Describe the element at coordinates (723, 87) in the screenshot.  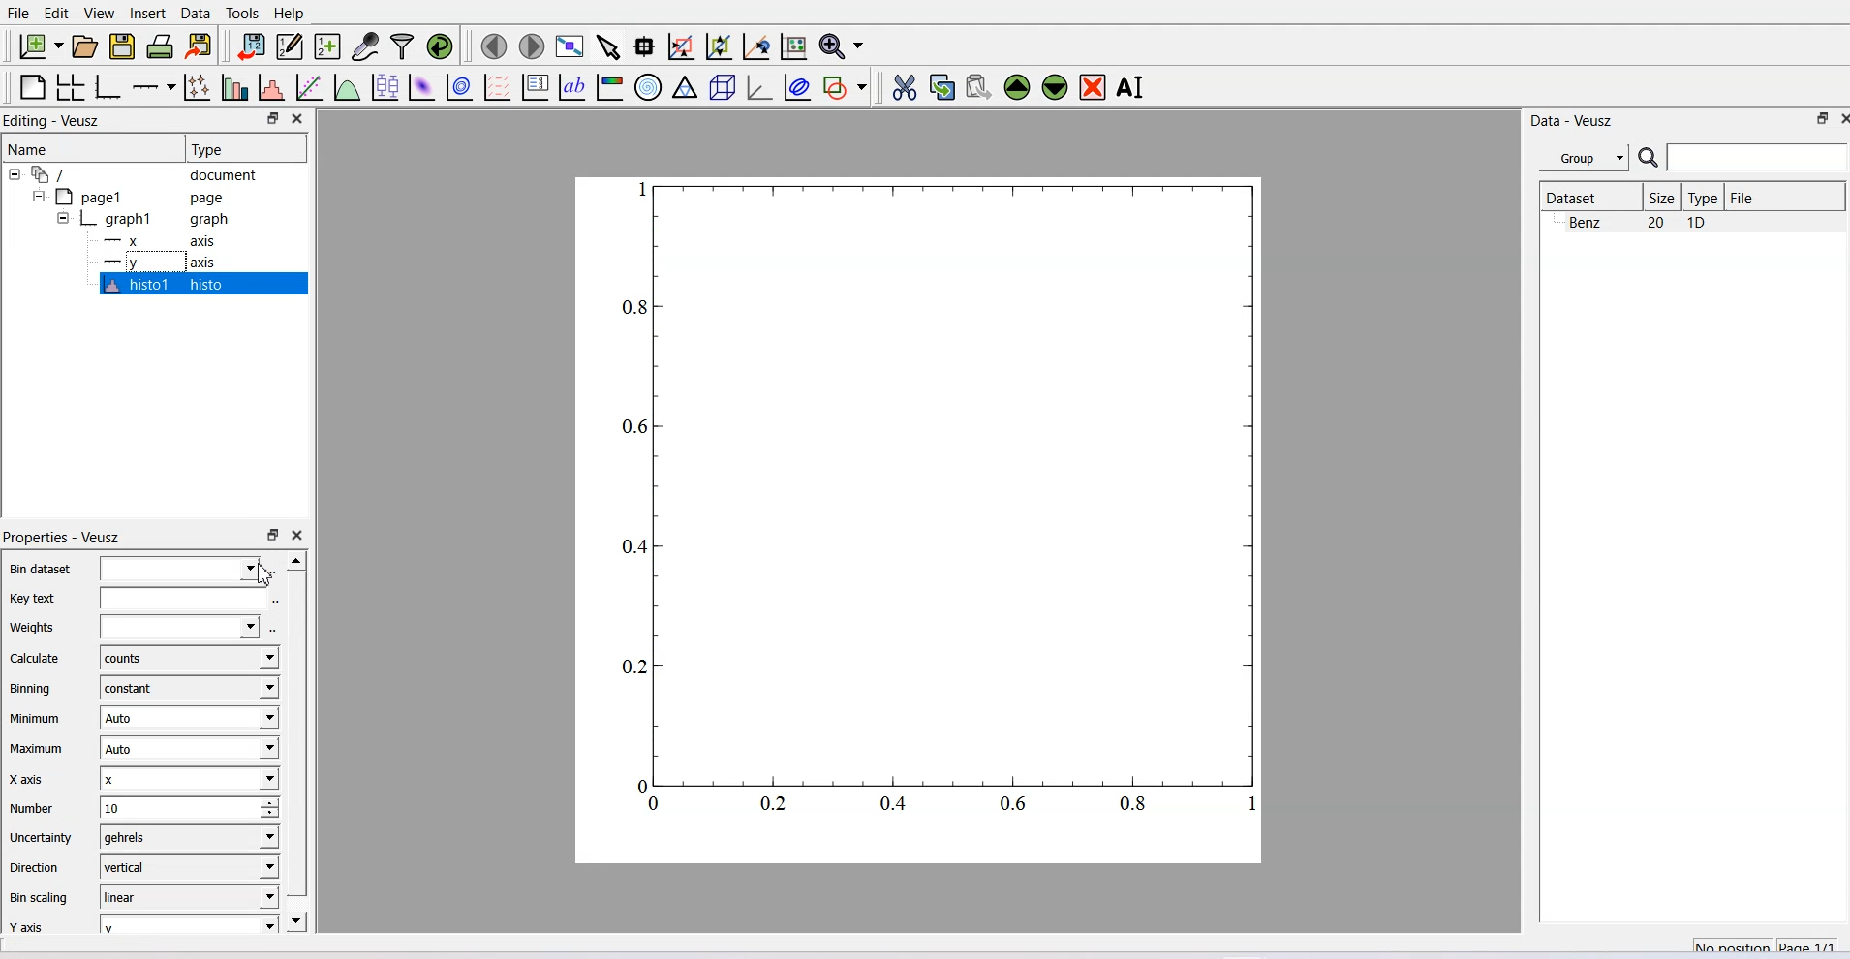
I see `3D Scene` at that location.